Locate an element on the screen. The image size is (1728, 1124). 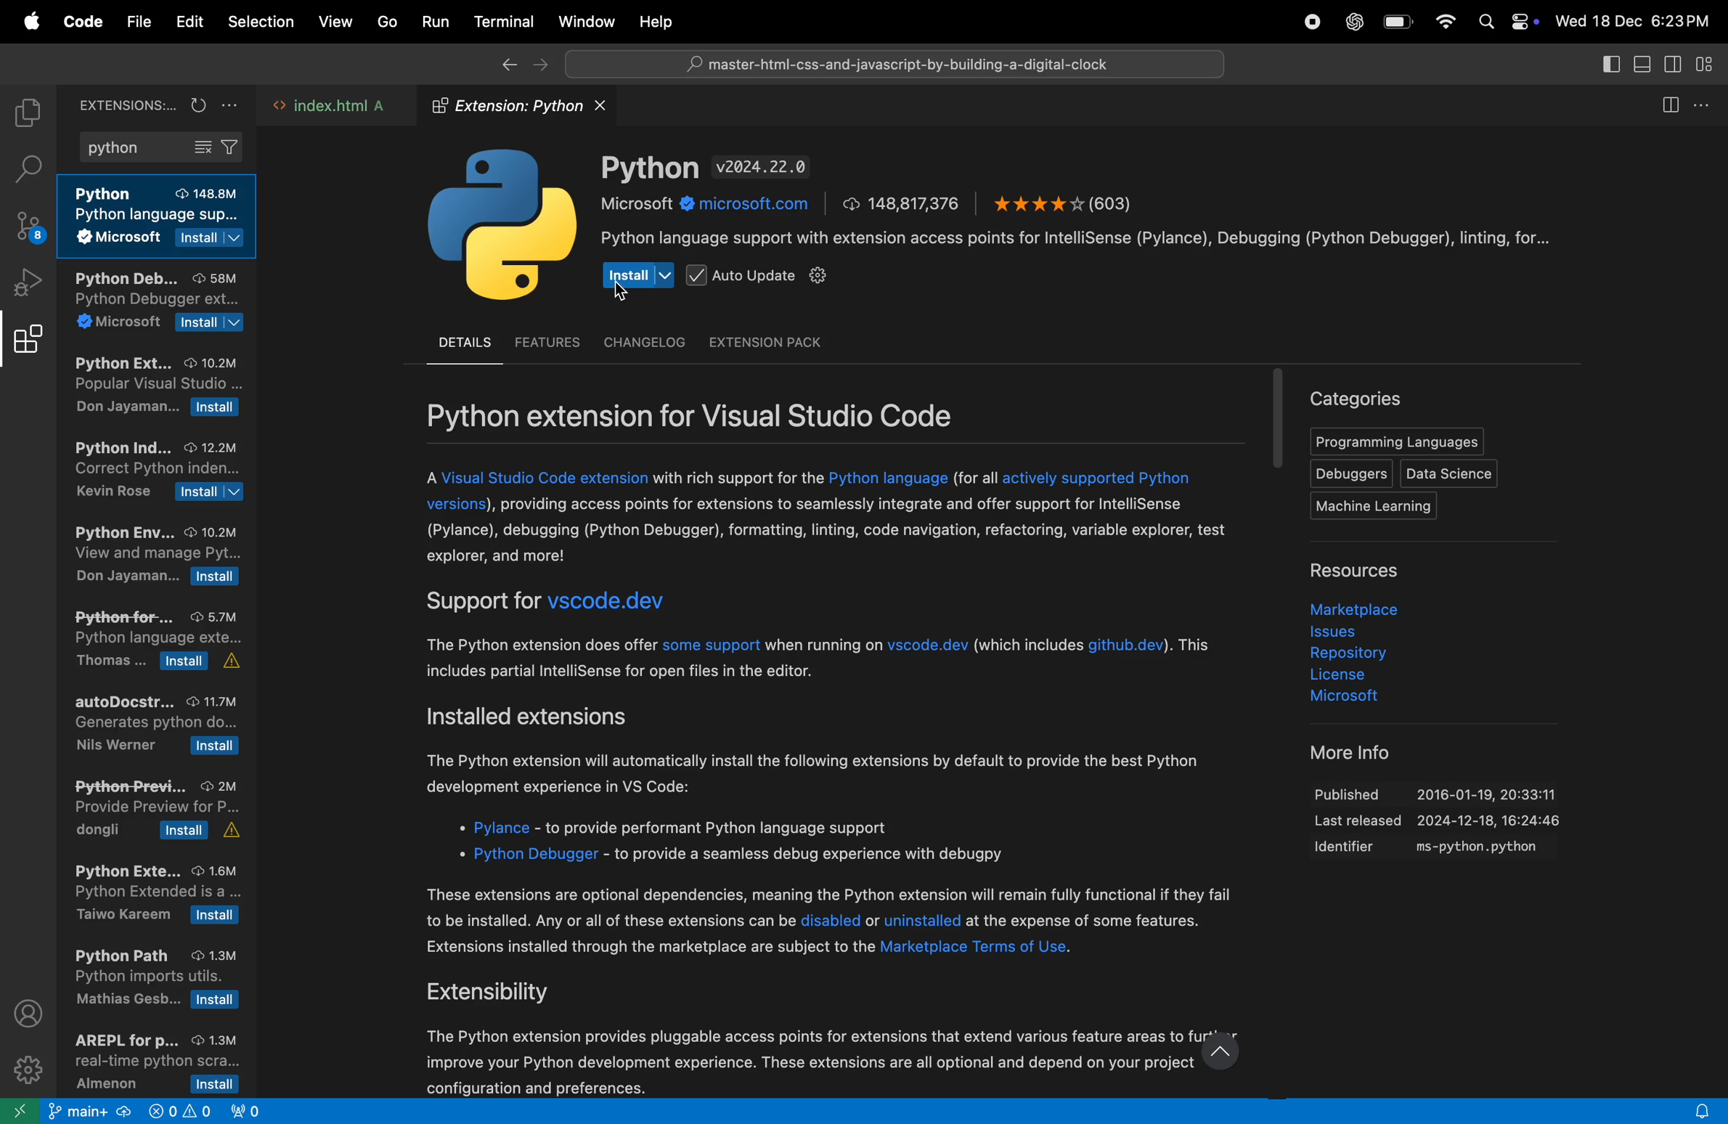
record is located at coordinates (1311, 23).